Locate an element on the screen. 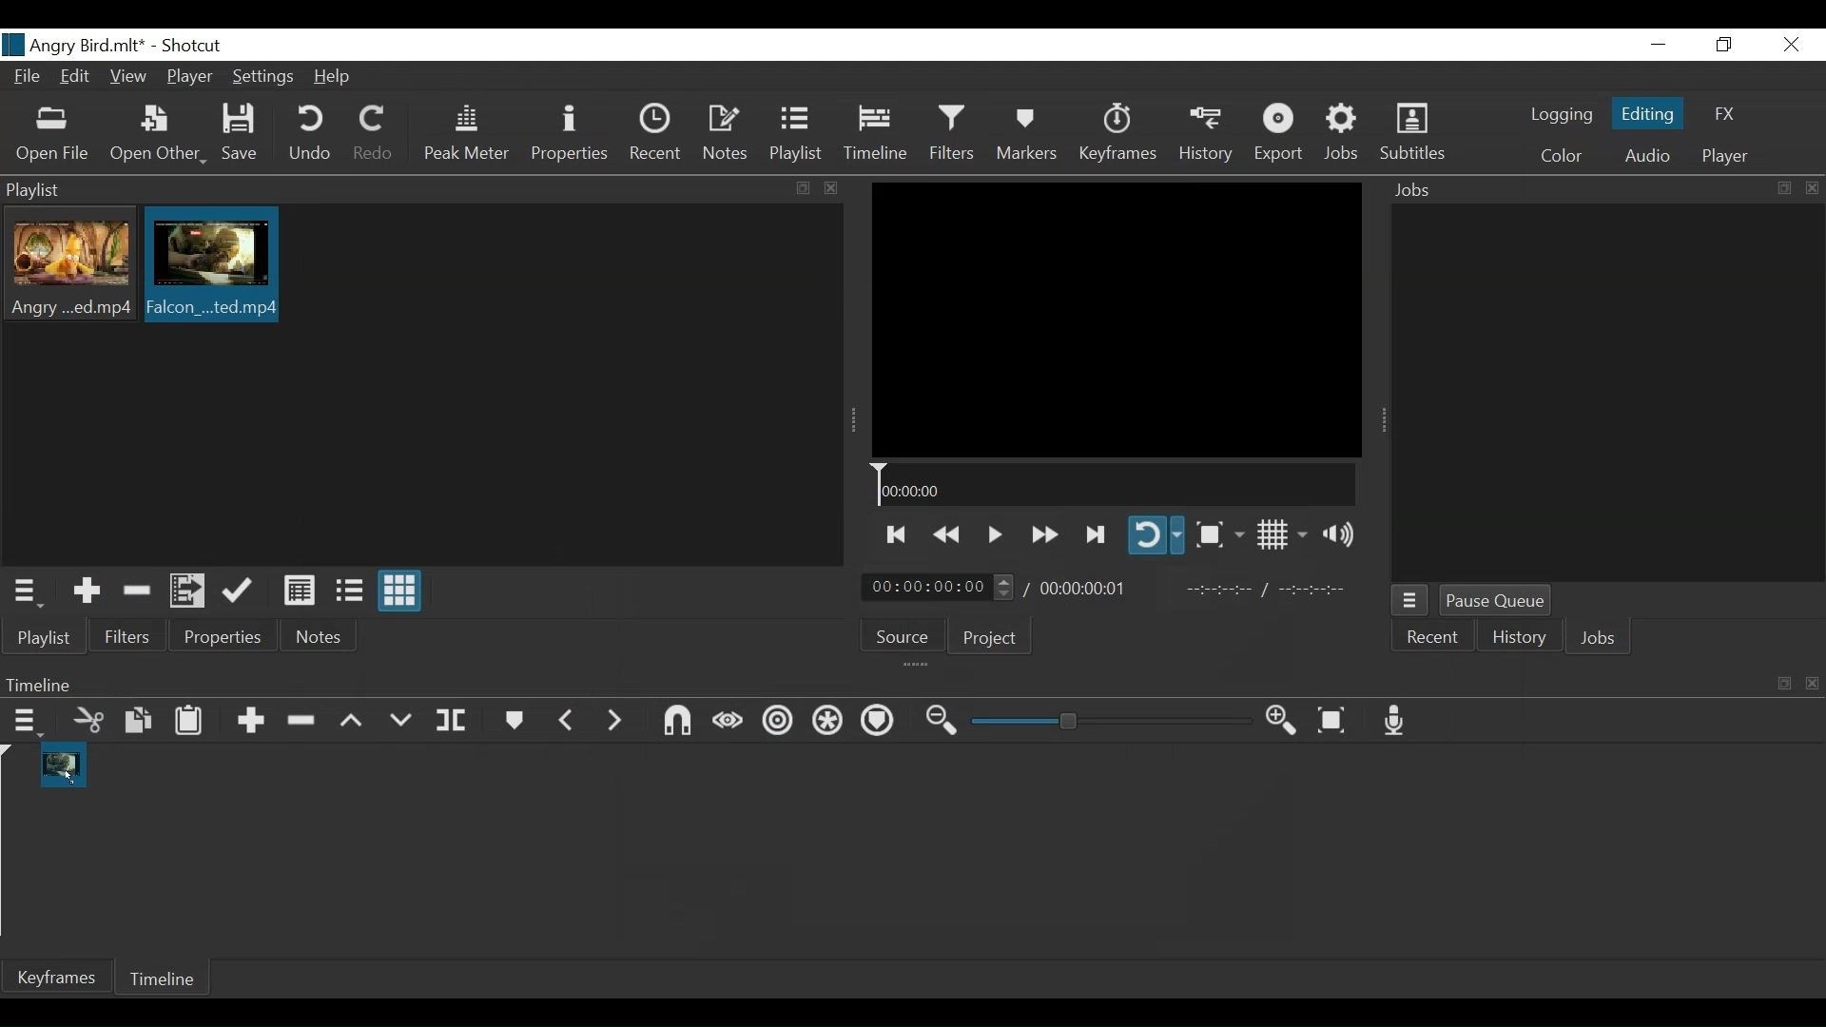  Keyframe is located at coordinates (56, 978).